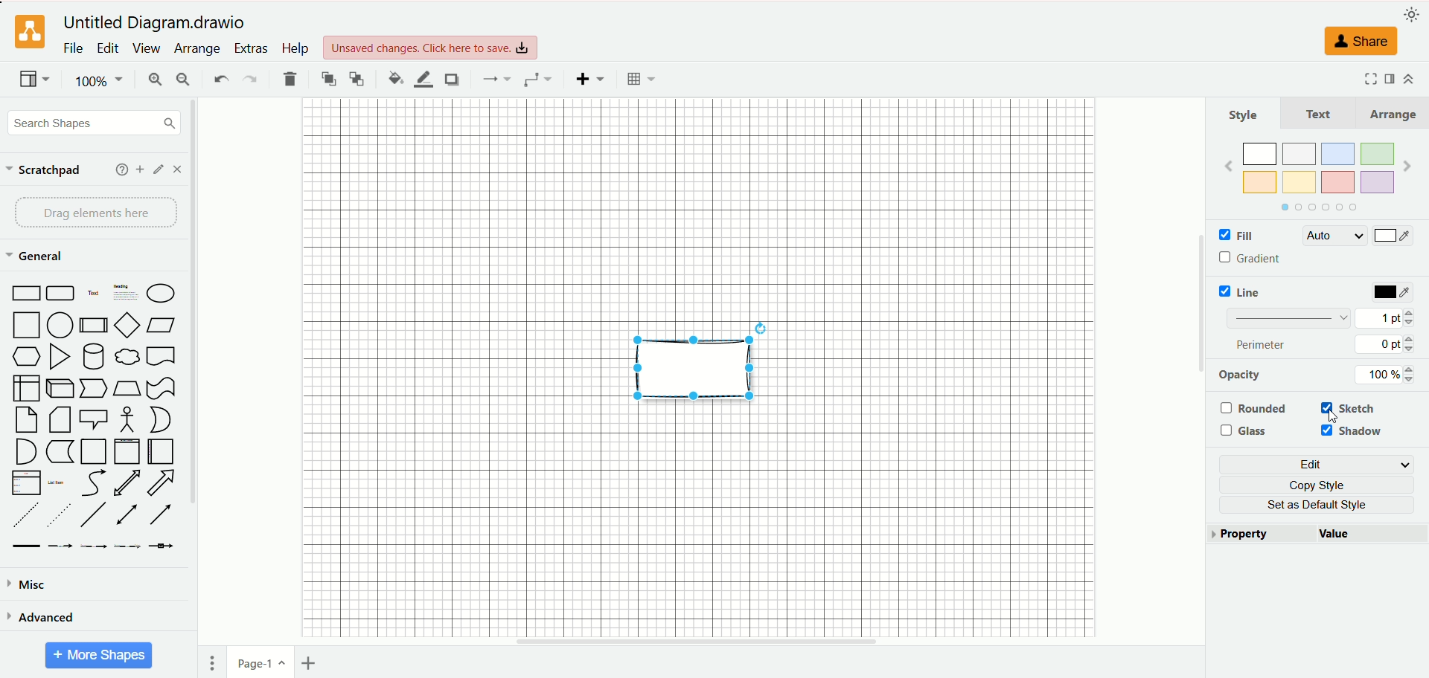 The image size is (1429, 678). What do you see at coordinates (159, 169) in the screenshot?
I see `edit` at bounding box center [159, 169].